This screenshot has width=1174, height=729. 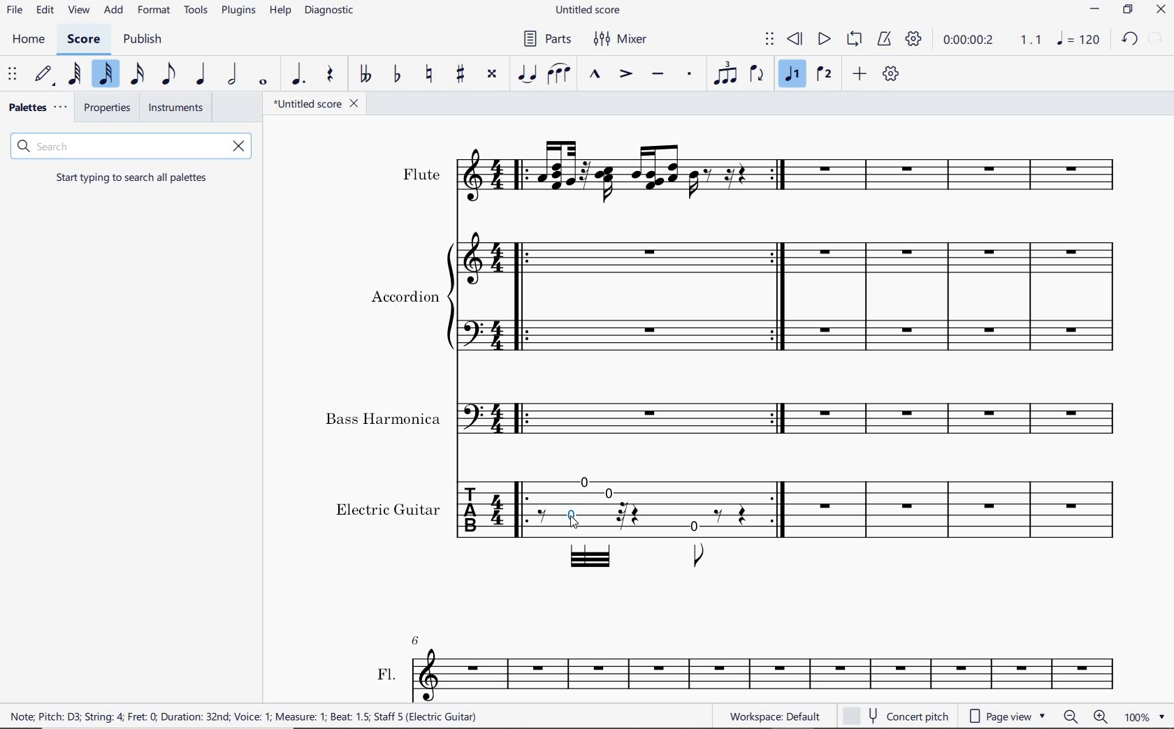 I want to click on Instrument: Electric guitar, so click(x=727, y=521).